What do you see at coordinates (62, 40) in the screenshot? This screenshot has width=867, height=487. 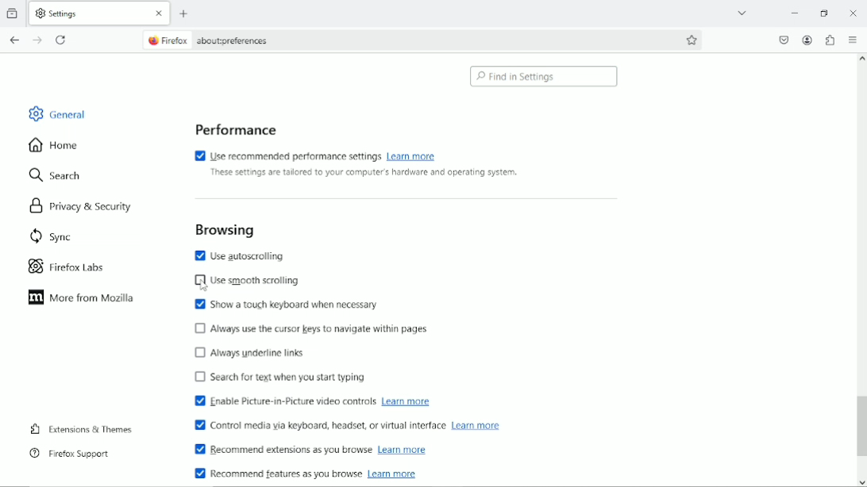 I see `Reload current page` at bounding box center [62, 40].